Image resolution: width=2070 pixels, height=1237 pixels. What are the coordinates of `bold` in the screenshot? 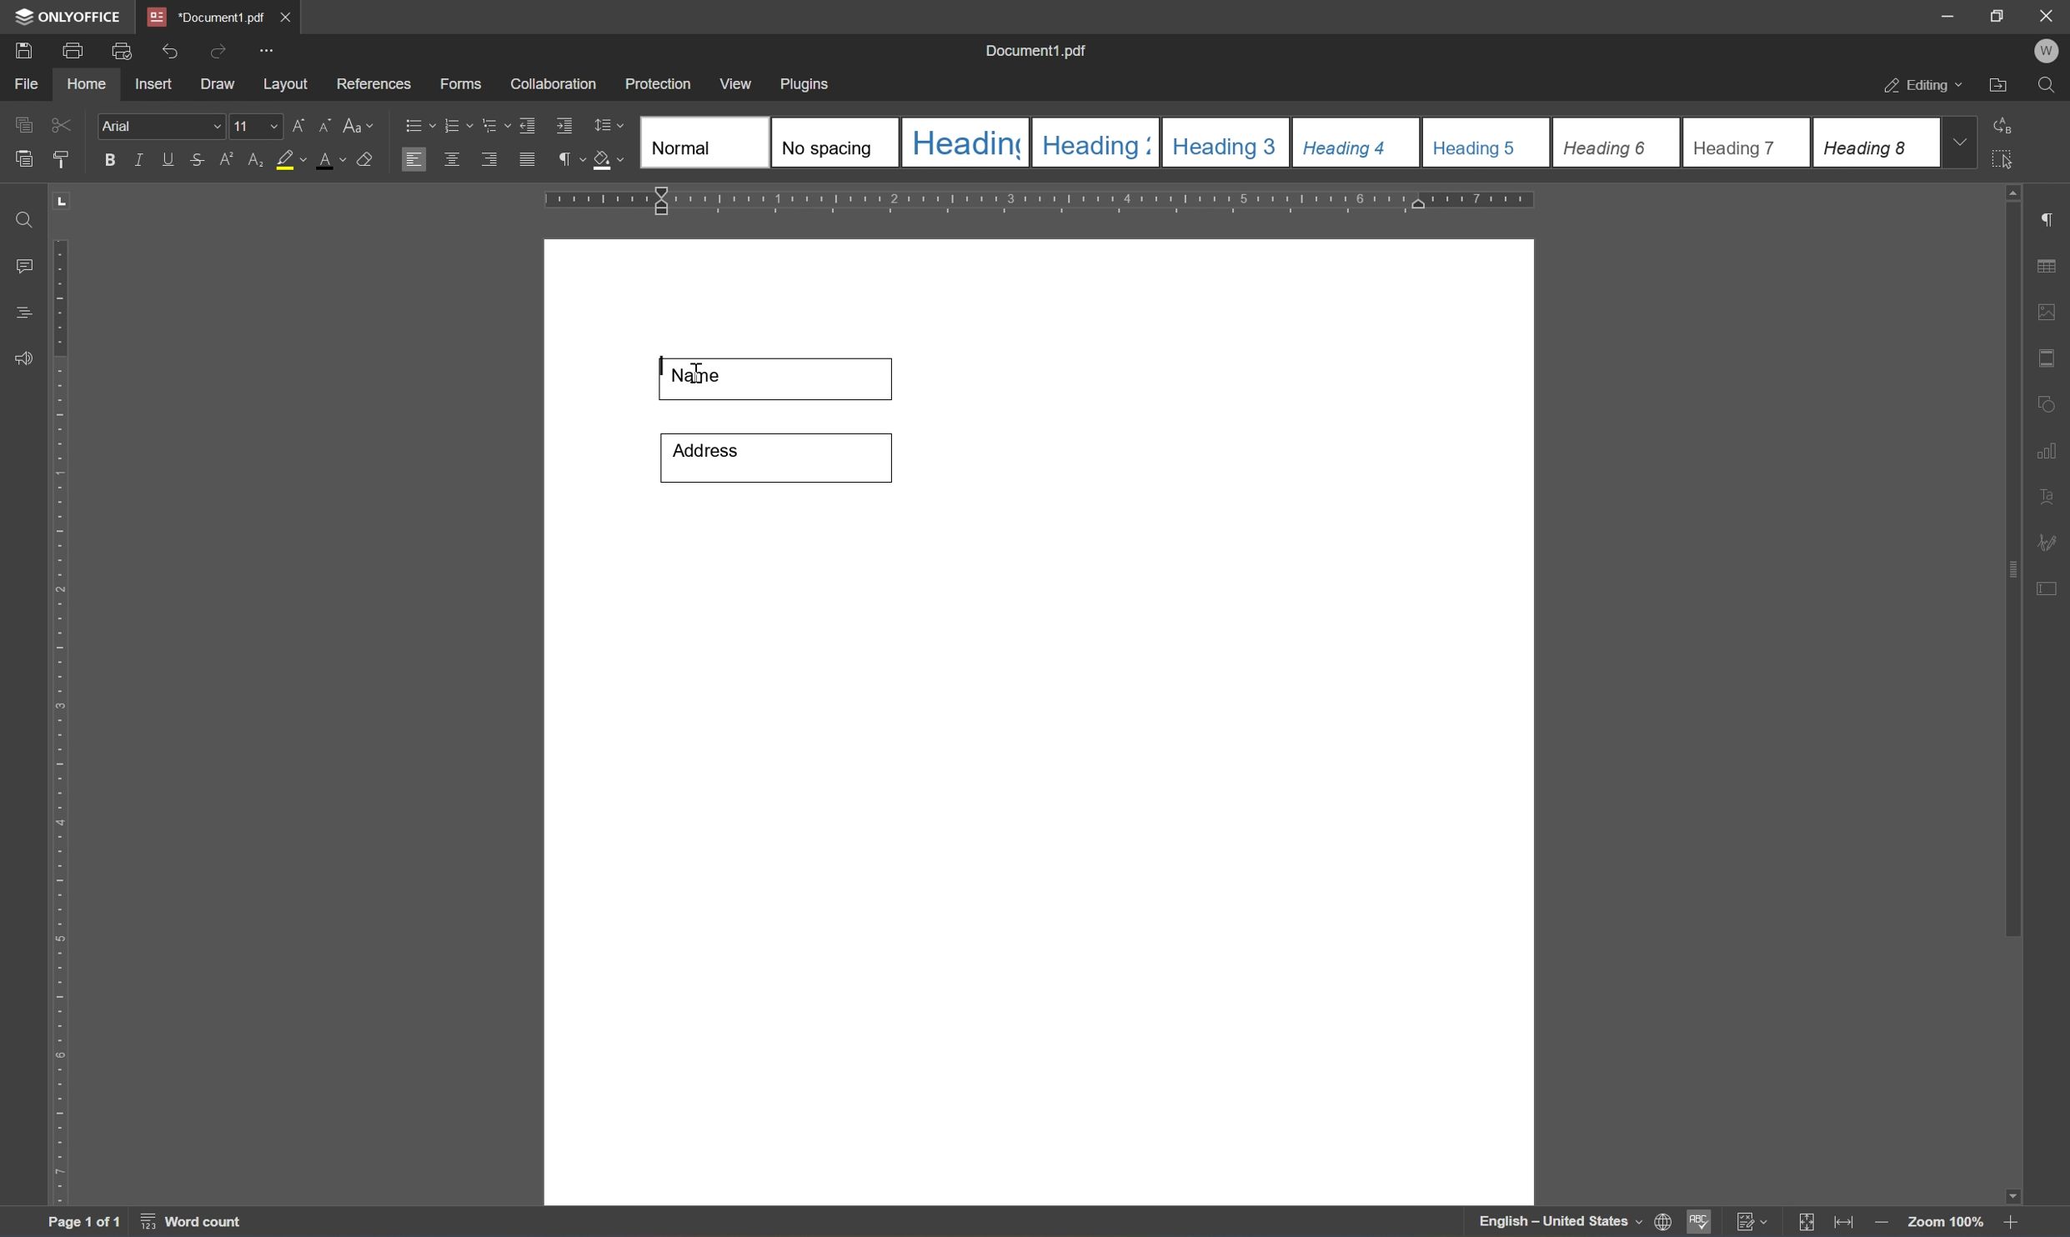 It's located at (108, 160).